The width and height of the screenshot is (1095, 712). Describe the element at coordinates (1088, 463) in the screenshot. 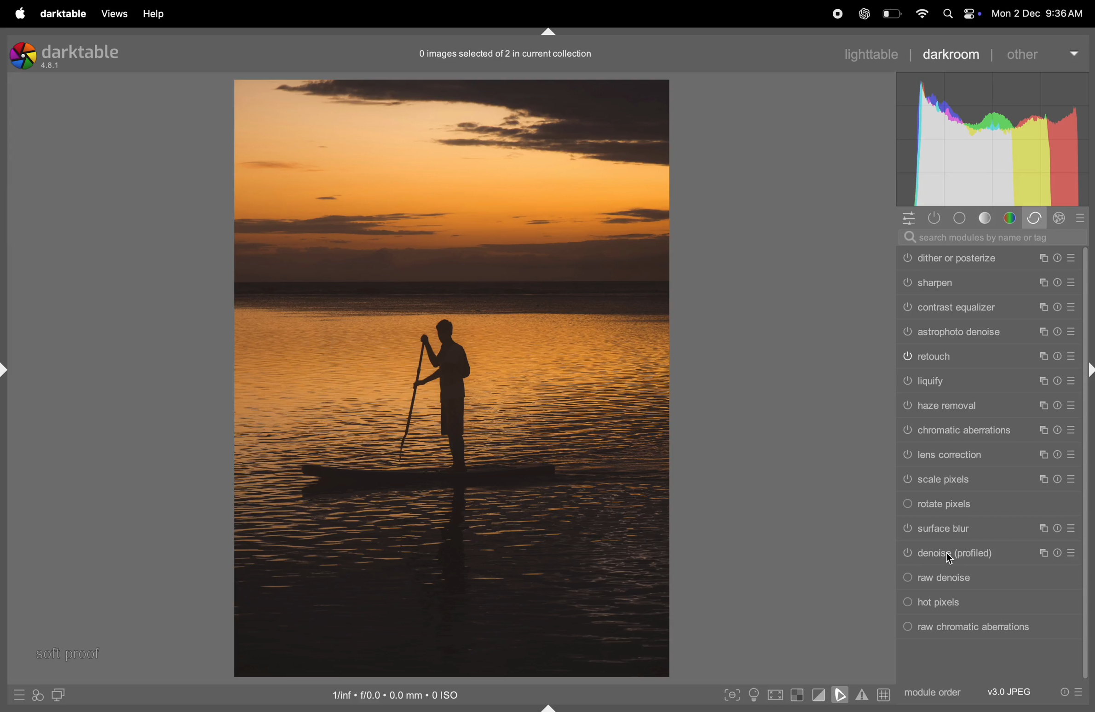

I see `task bar` at that location.